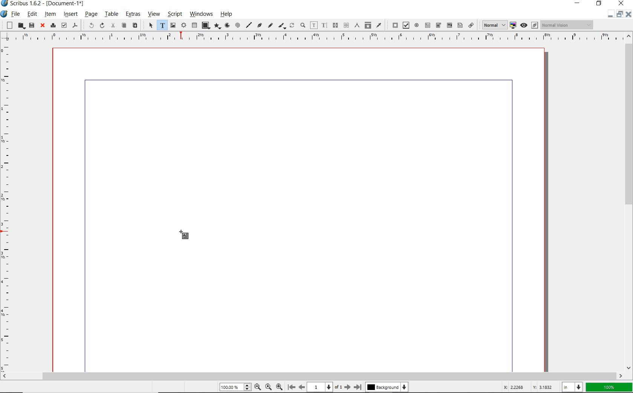 The image size is (633, 393). I want to click on text frame, so click(162, 26).